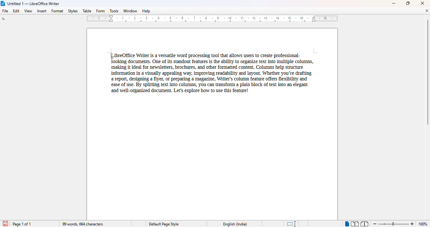 This screenshot has width=430, height=227. Describe the element at coordinates (5, 19) in the screenshot. I see `tab stop` at that location.